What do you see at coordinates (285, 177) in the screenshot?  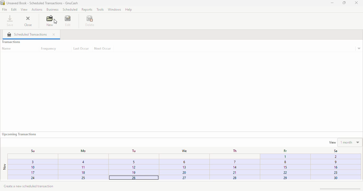 I see `29` at bounding box center [285, 177].